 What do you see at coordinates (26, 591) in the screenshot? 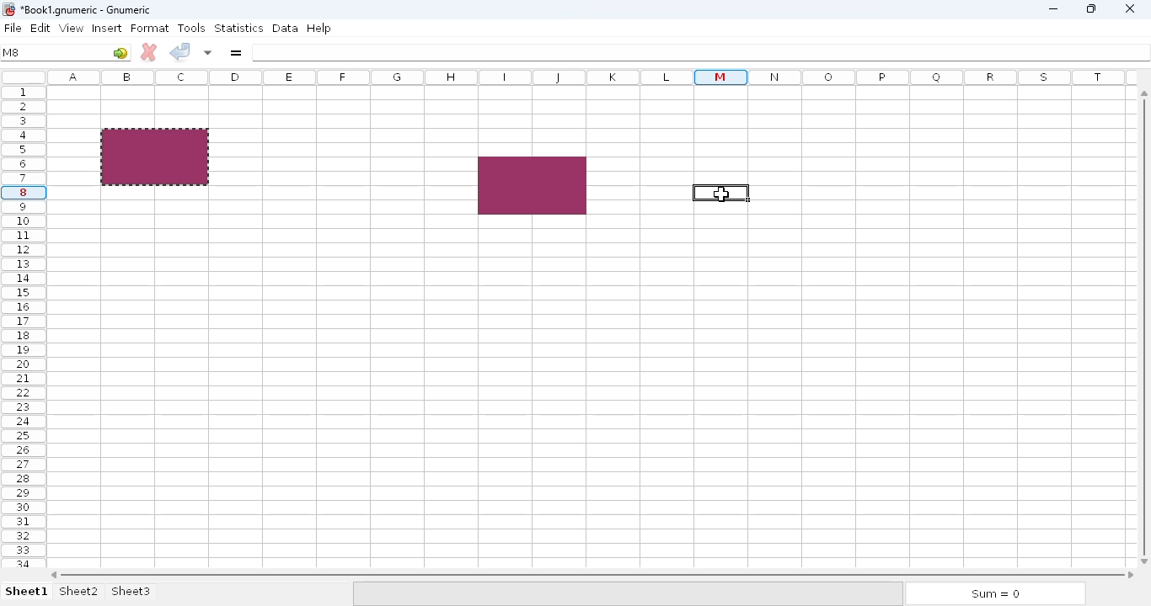
I see `sheet 1` at bounding box center [26, 591].